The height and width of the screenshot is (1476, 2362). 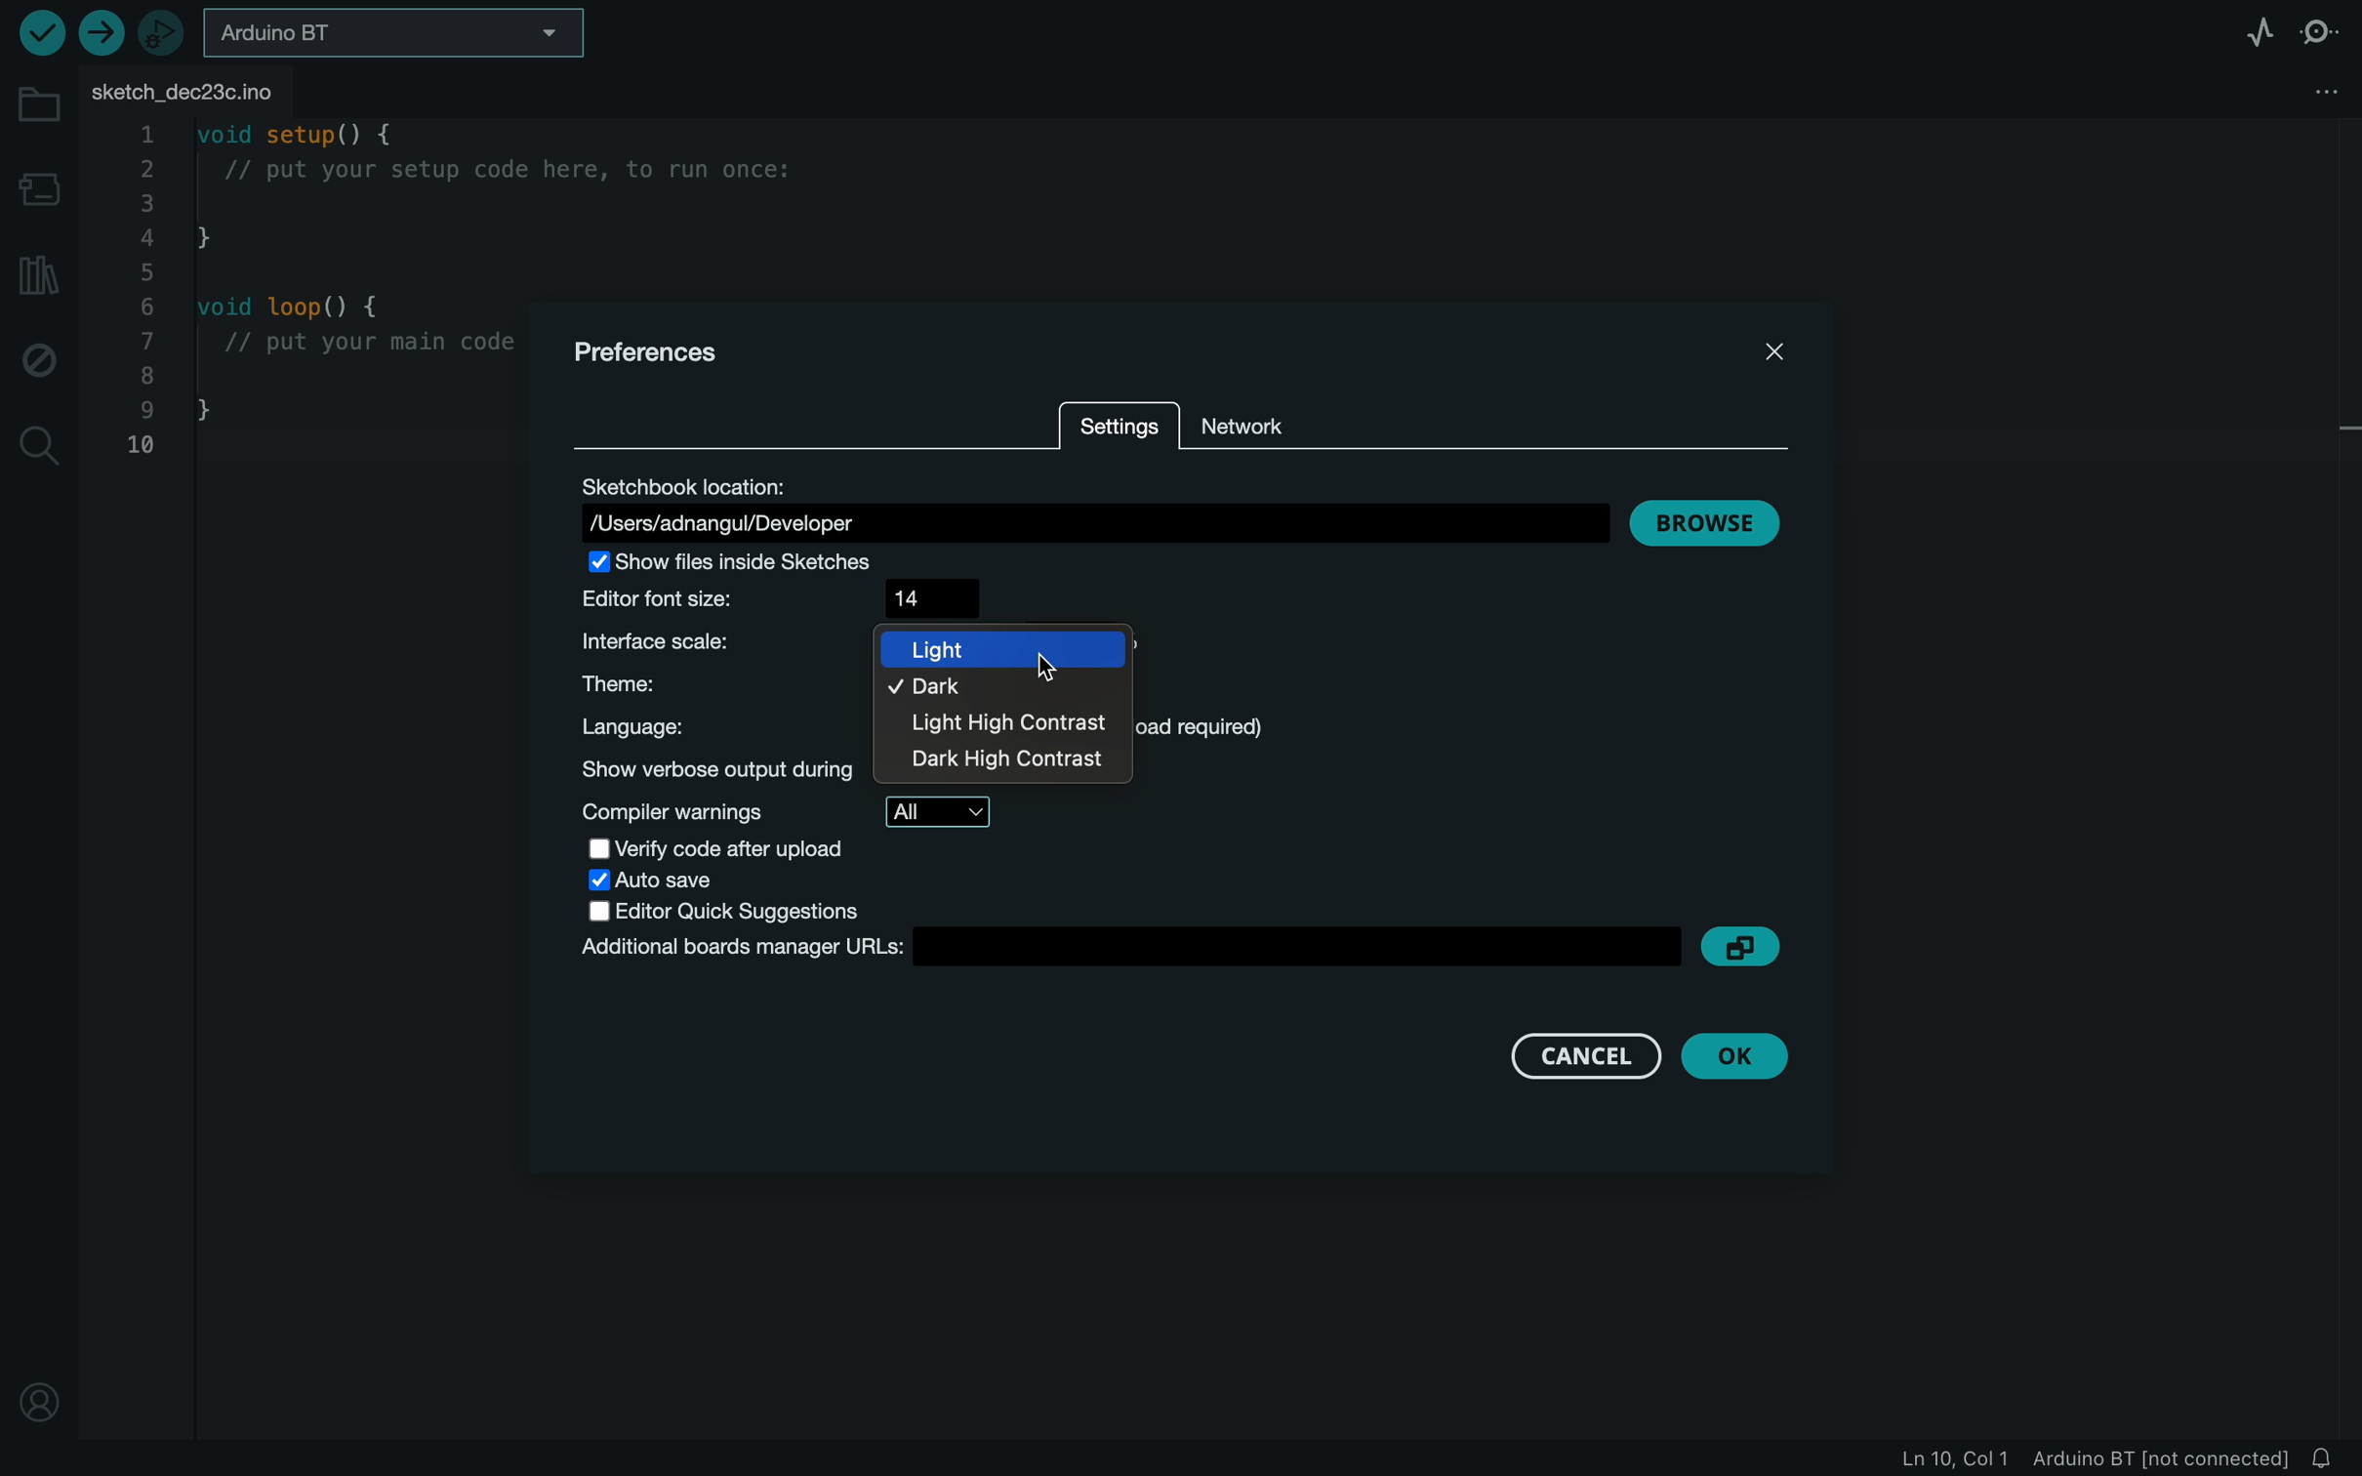 What do you see at coordinates (2249, 31) in the screenshot?
I see `serial plotter` at bounding box center [2249, 31].